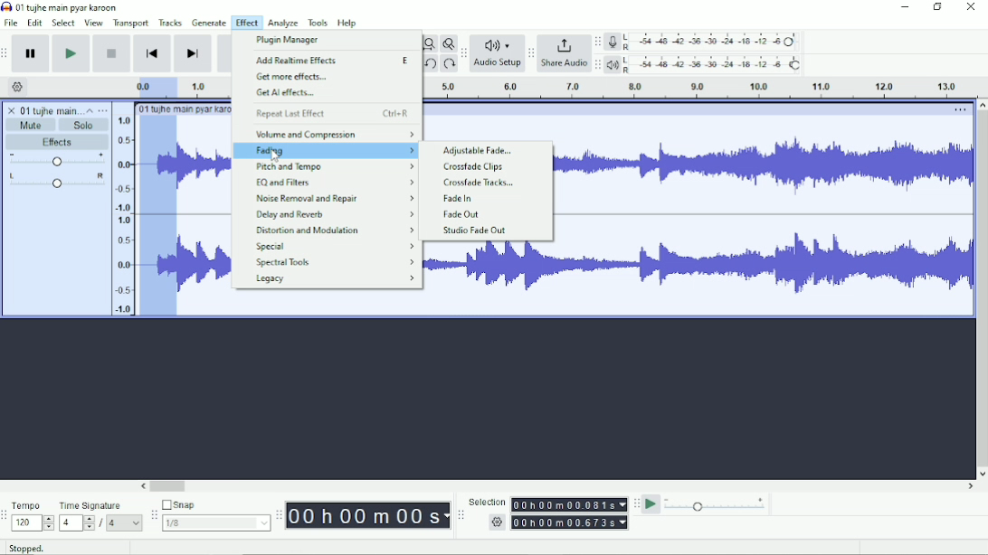 The image size is (988, 555). Describe the element at coordinates (275, 155) in the screenshot. I see `Cursor` at that location.